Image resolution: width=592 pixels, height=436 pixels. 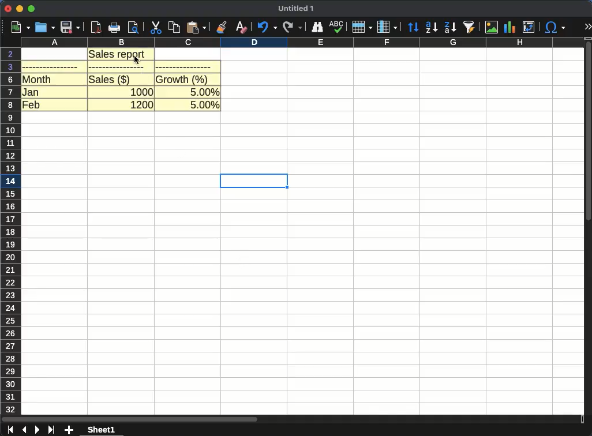 I want to click on spell check, so click(x=336, y=27).